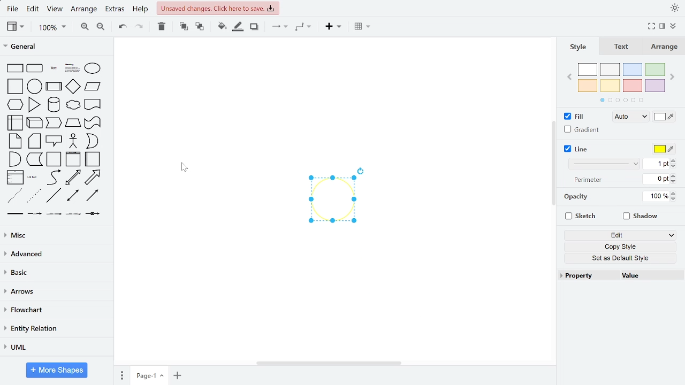 This screenshot has width=685, height=385. Describe the element at coordinates (55, 10) in the screenshot. I see `view` at that location.